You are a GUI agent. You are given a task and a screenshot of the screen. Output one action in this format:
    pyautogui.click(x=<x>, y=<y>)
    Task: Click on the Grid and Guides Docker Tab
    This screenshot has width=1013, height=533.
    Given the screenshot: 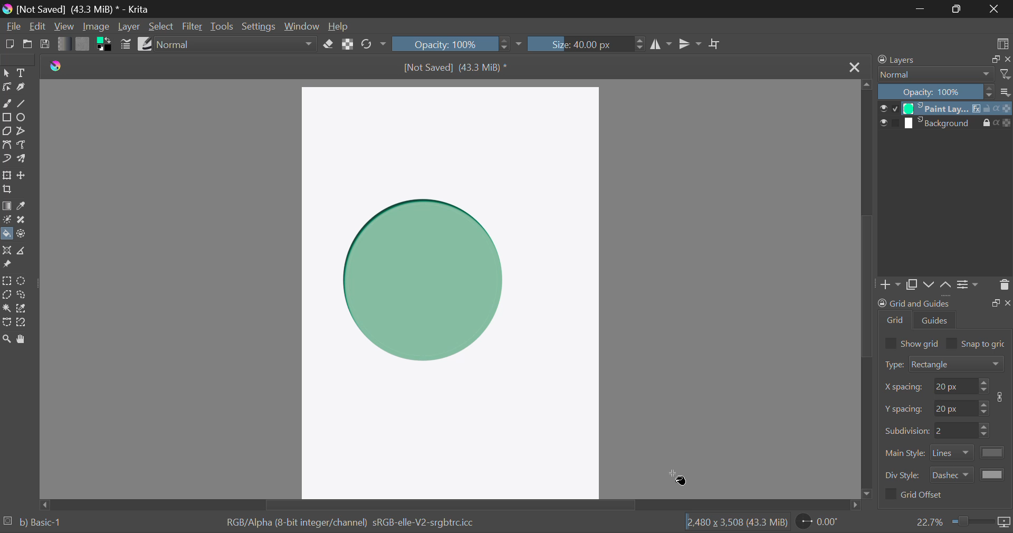 What is the action you would take?
    pyautogui.click(x=944, y=315)
    